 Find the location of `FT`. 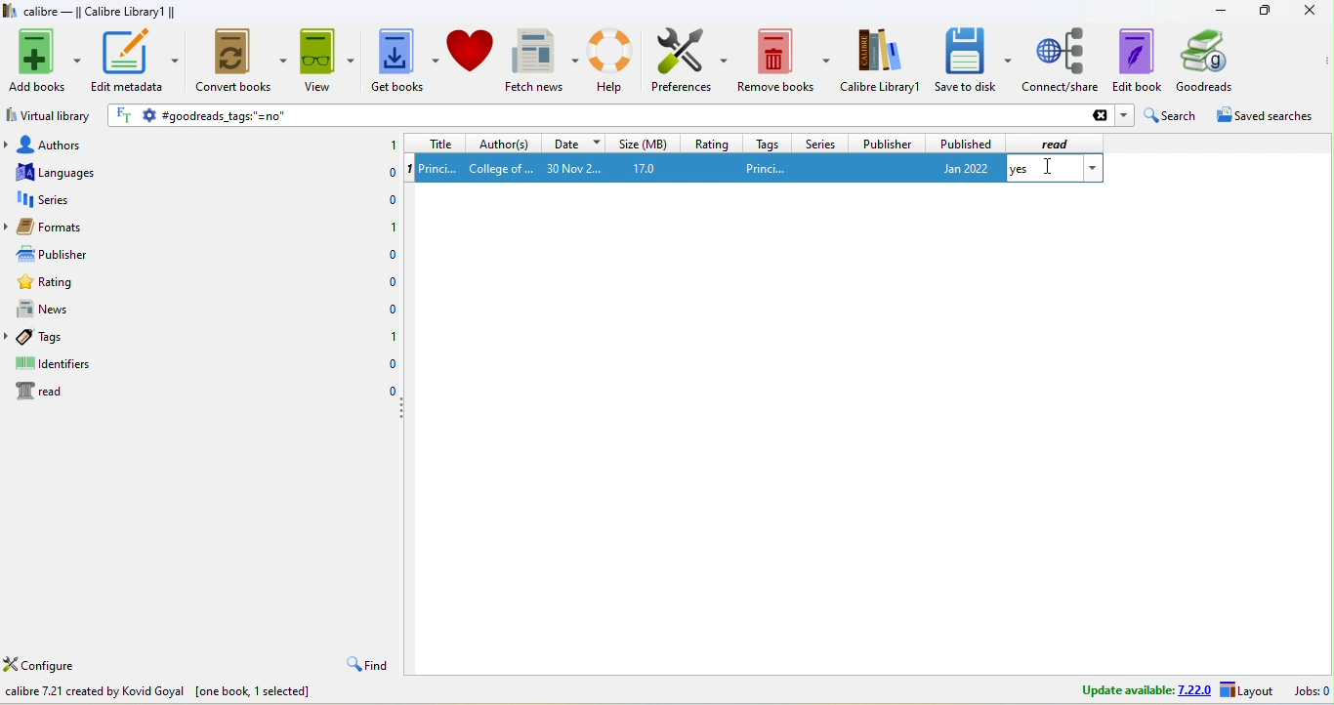

FT is located at coordinates (125, 115).